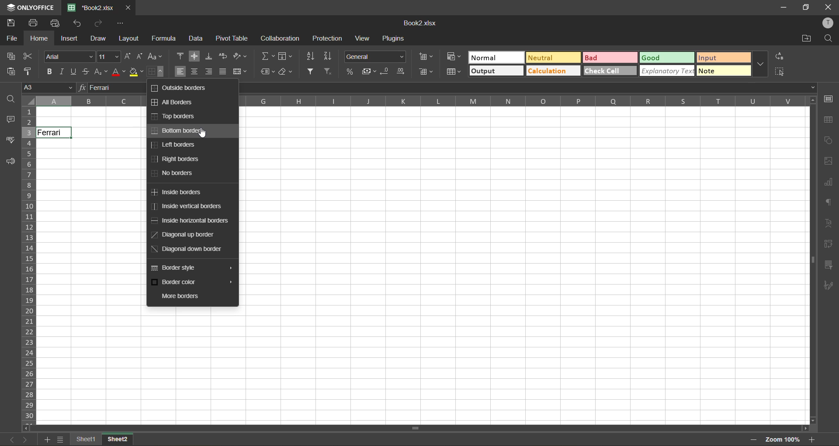 This screenshot has height=446, width=839. I want to click on named ranges, so click(268, 72).